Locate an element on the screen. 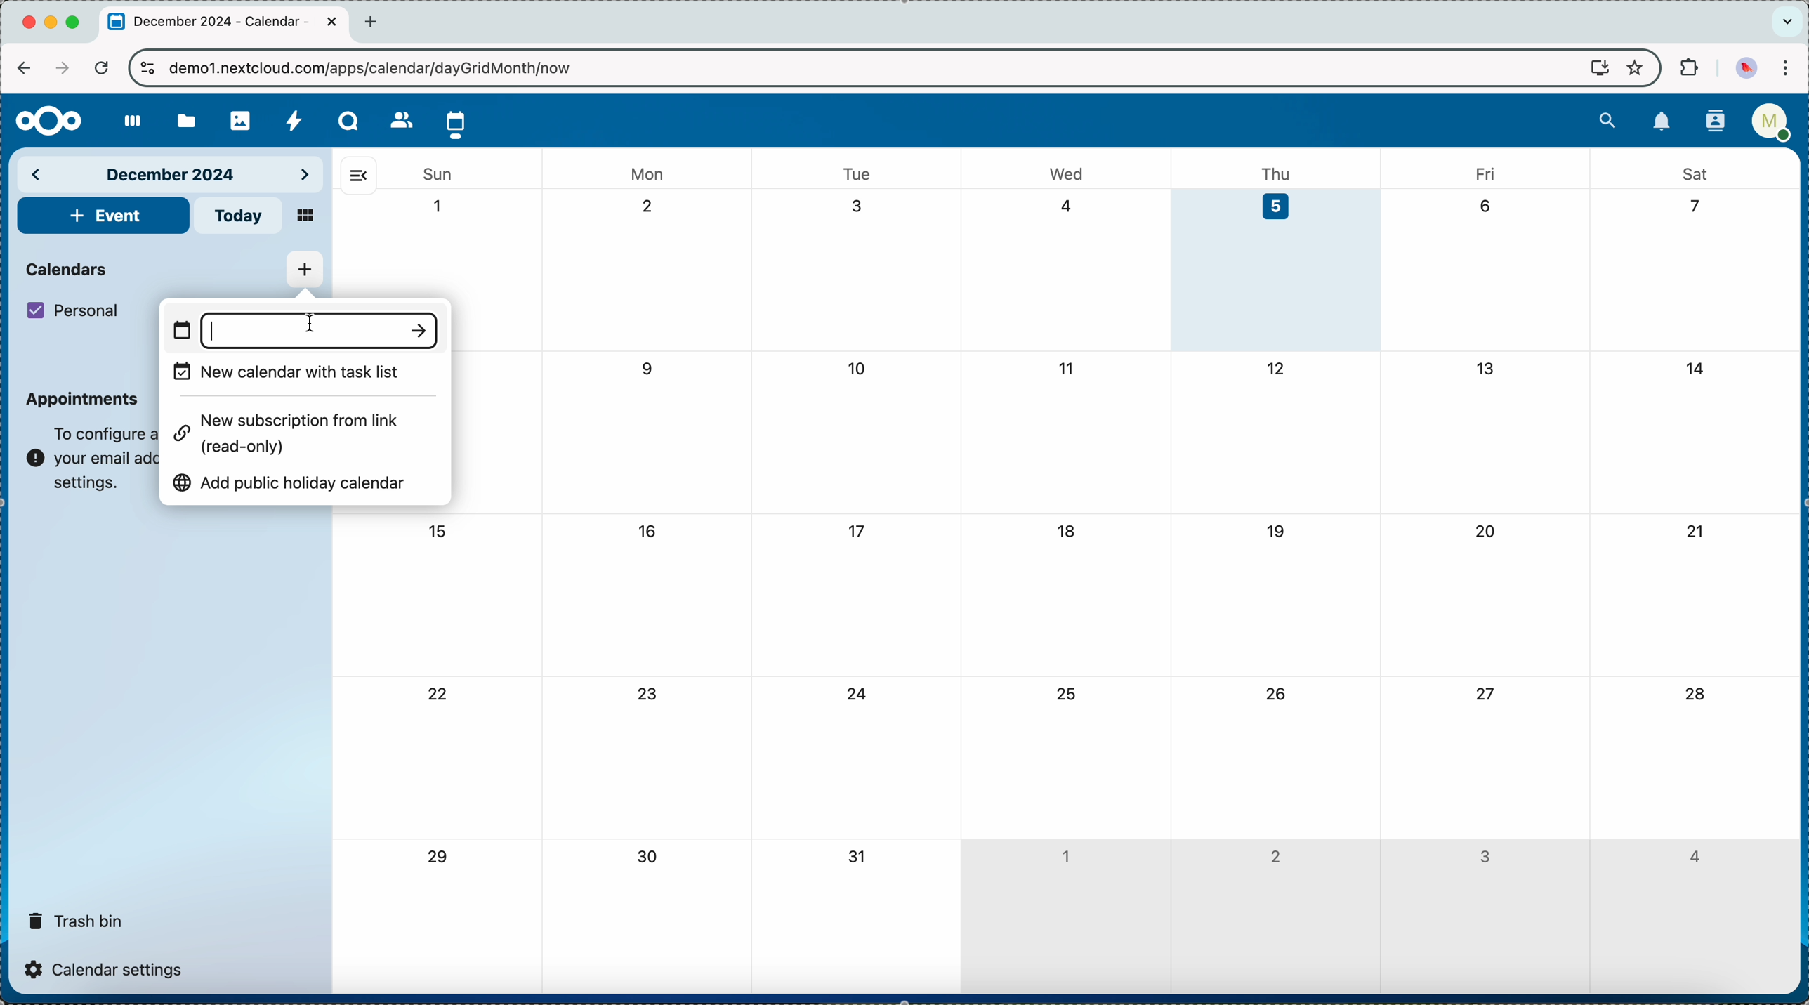 The height and width of the screenshot is (1005, 1809). 30 is located at coordinates (652, 859).